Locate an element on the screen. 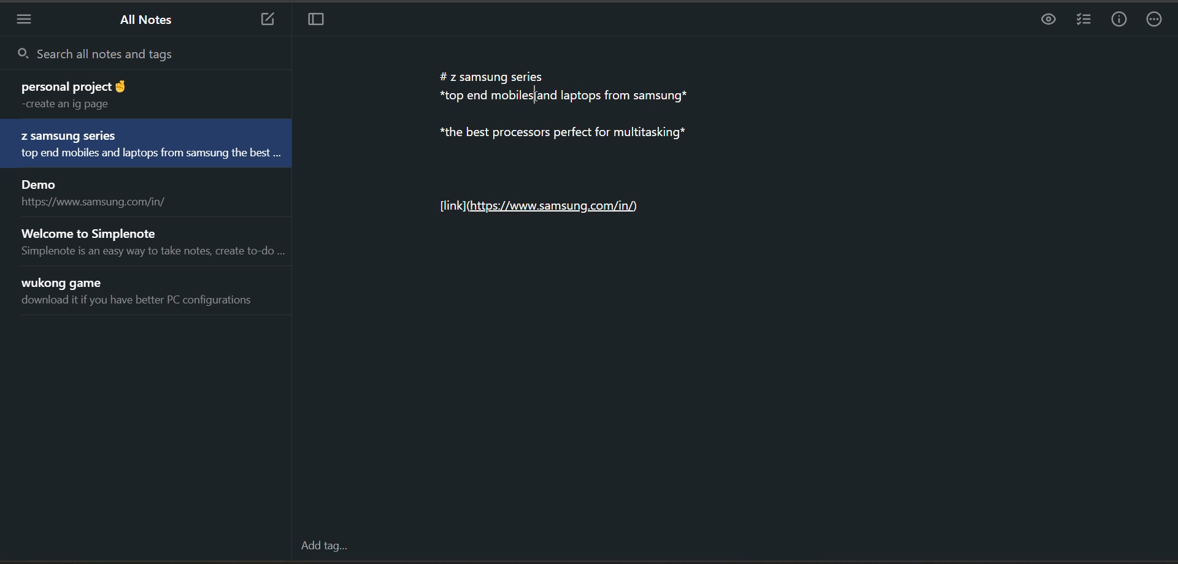 The image size is (1178, 564). all notes is located at coordinates (150, 21).